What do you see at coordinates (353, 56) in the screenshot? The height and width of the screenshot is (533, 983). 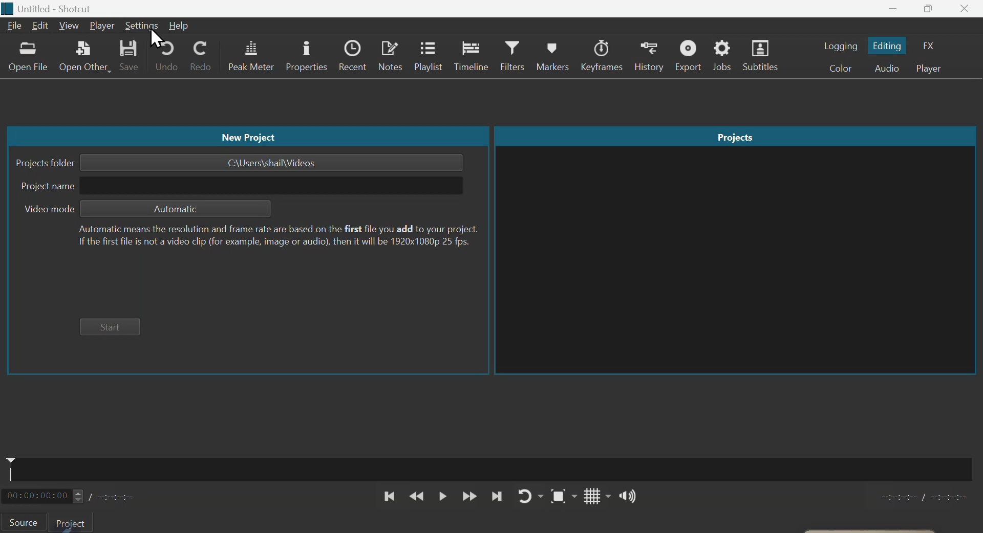 I see `Recent` at bounding box center [353, 56].